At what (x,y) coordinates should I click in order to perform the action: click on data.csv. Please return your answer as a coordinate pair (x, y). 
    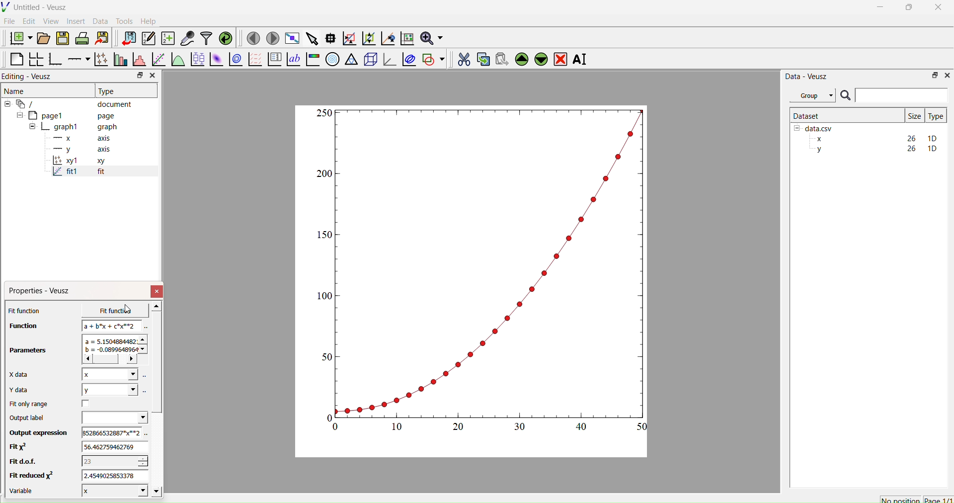
    Looking at the image, I should click on (814, 127).